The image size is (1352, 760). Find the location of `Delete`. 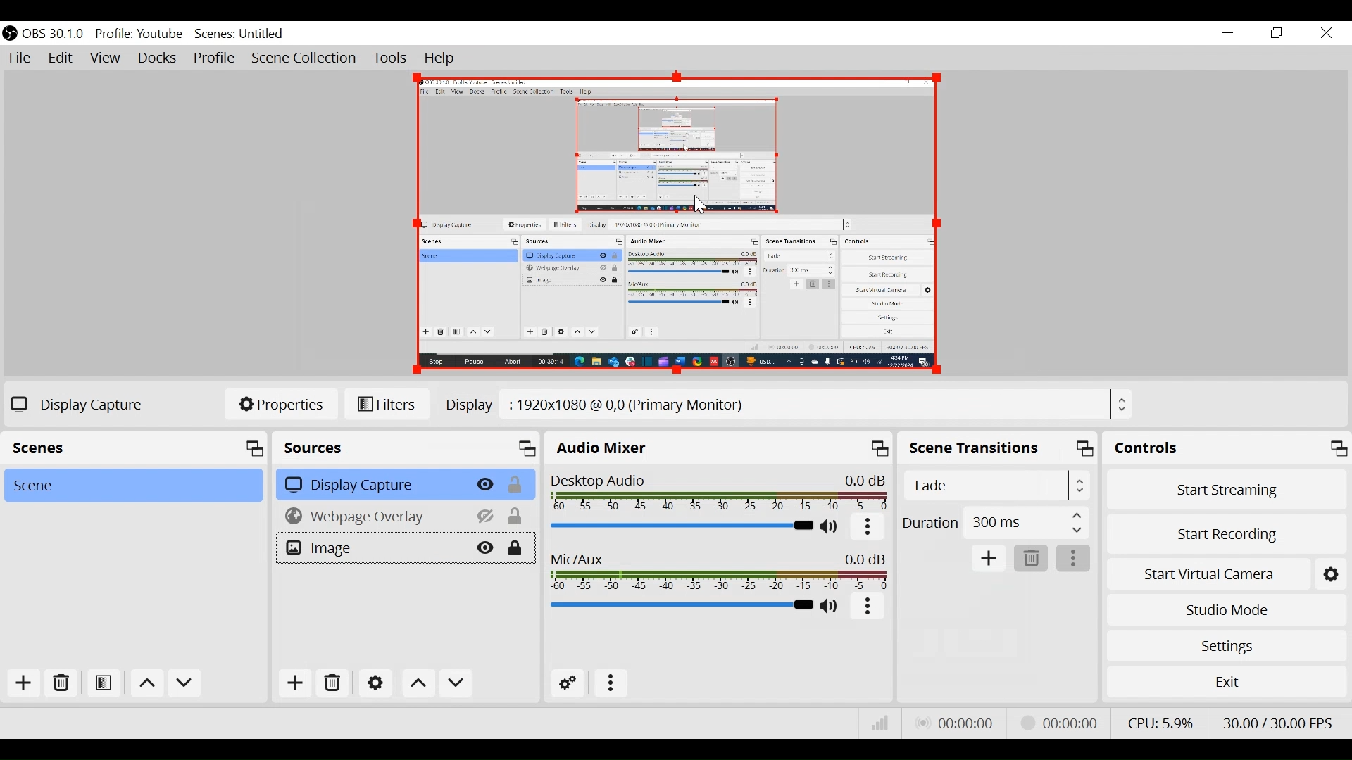

Delete is located at coordinates (1030, 559).